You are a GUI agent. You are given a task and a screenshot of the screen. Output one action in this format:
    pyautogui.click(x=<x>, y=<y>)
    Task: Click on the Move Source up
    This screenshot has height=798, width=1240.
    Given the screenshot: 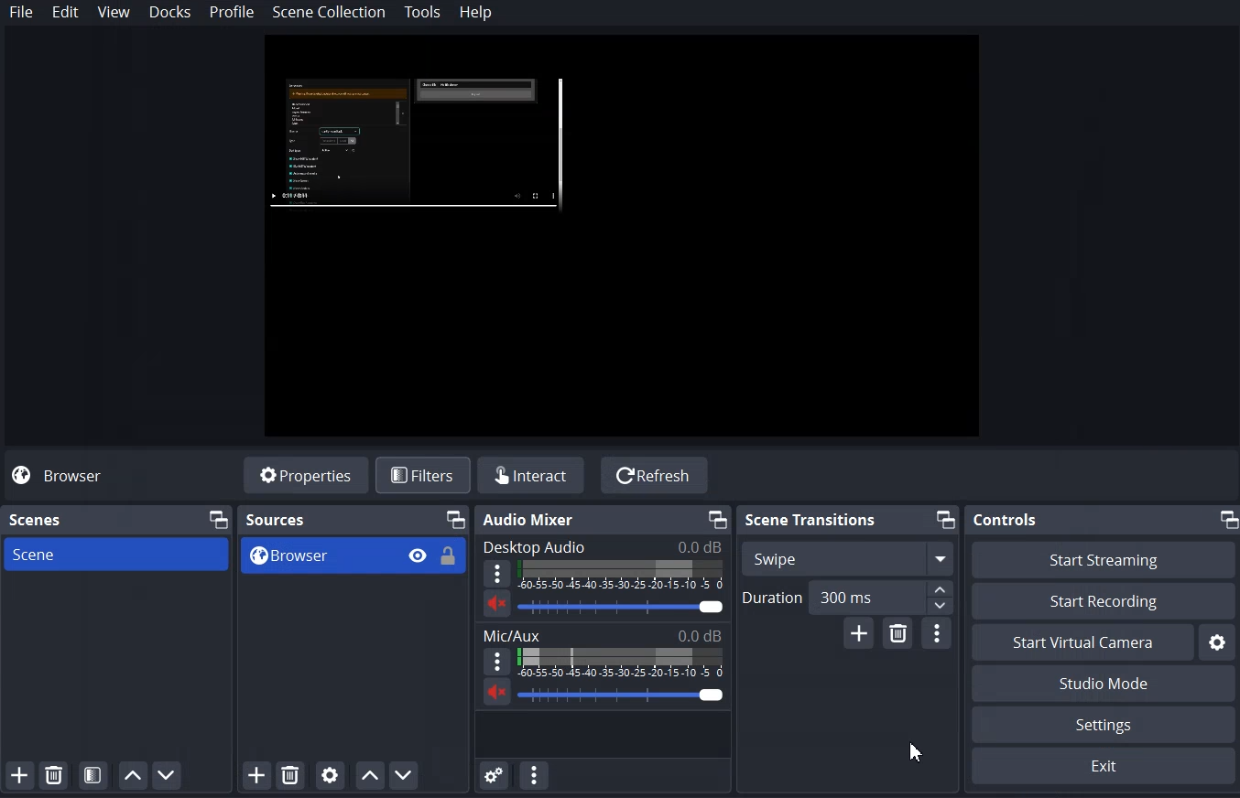 What is the action you would take?
    pyautogui.click(x=370, y=775)
    